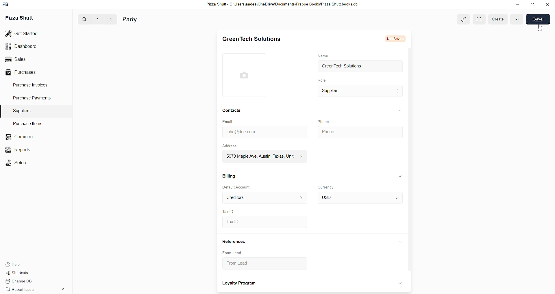 This screenshot has height=294, width=555. I want to click on Purchase Invoice, so click(149, 19).